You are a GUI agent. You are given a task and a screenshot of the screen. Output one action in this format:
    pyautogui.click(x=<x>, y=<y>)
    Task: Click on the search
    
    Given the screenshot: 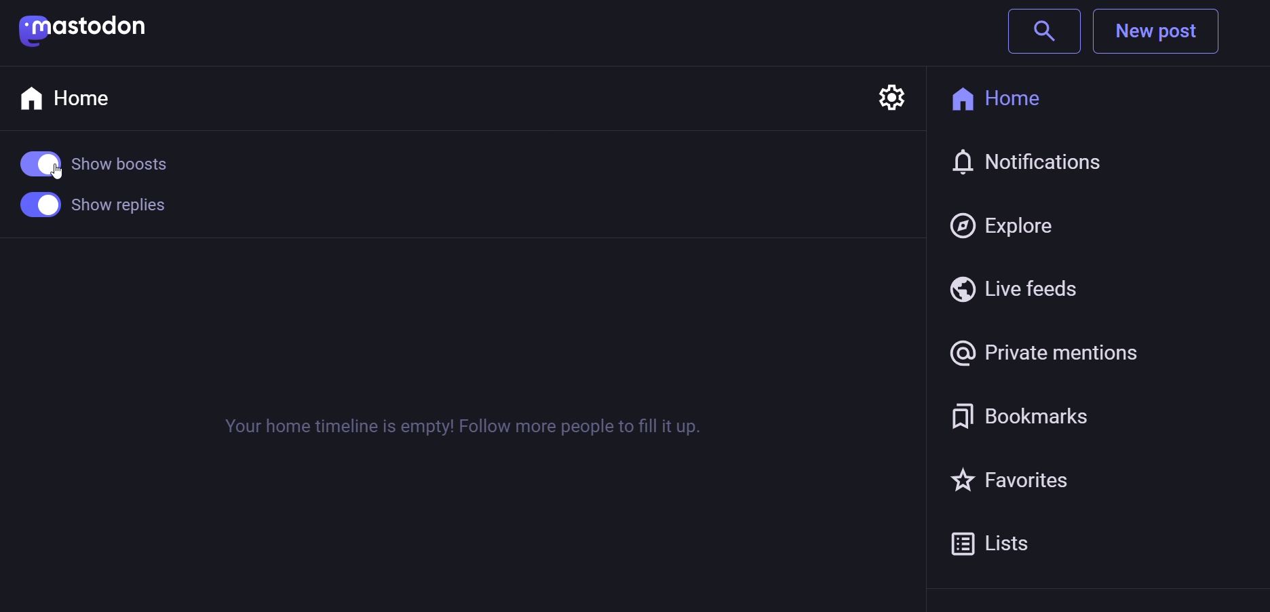 What is the action you would take?
    pyautogui.click(x=1045, y=33)
    